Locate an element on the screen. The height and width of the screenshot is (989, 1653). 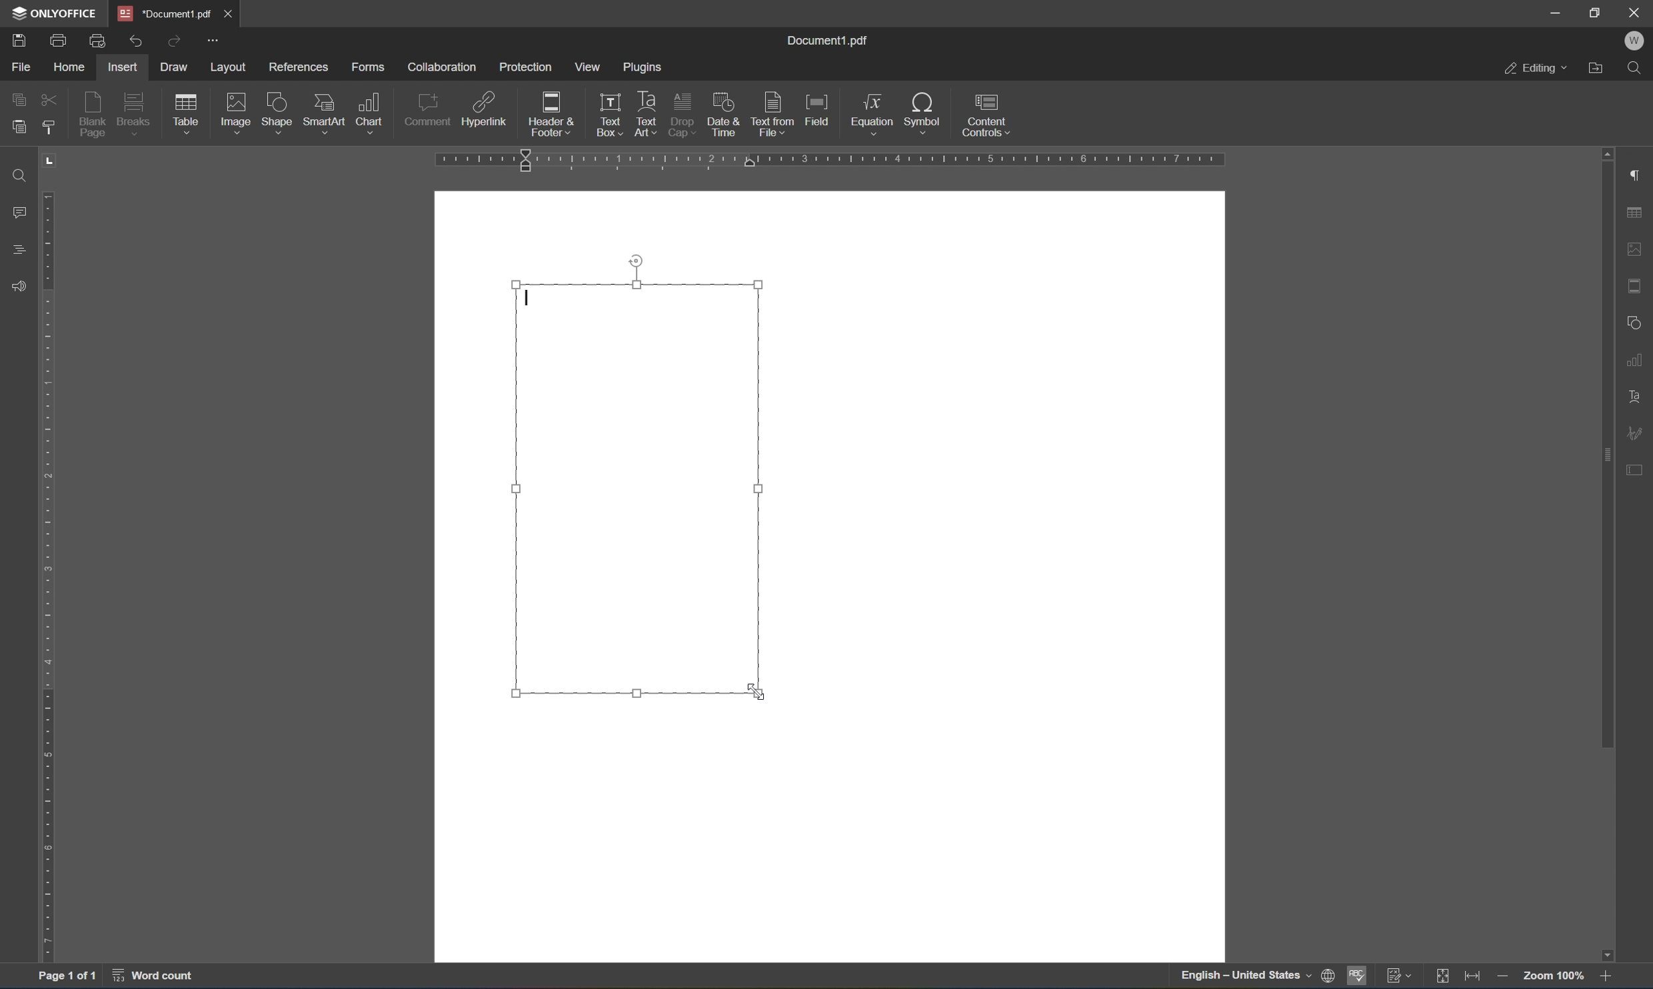
track changes is located at coordinates (1400, 978).